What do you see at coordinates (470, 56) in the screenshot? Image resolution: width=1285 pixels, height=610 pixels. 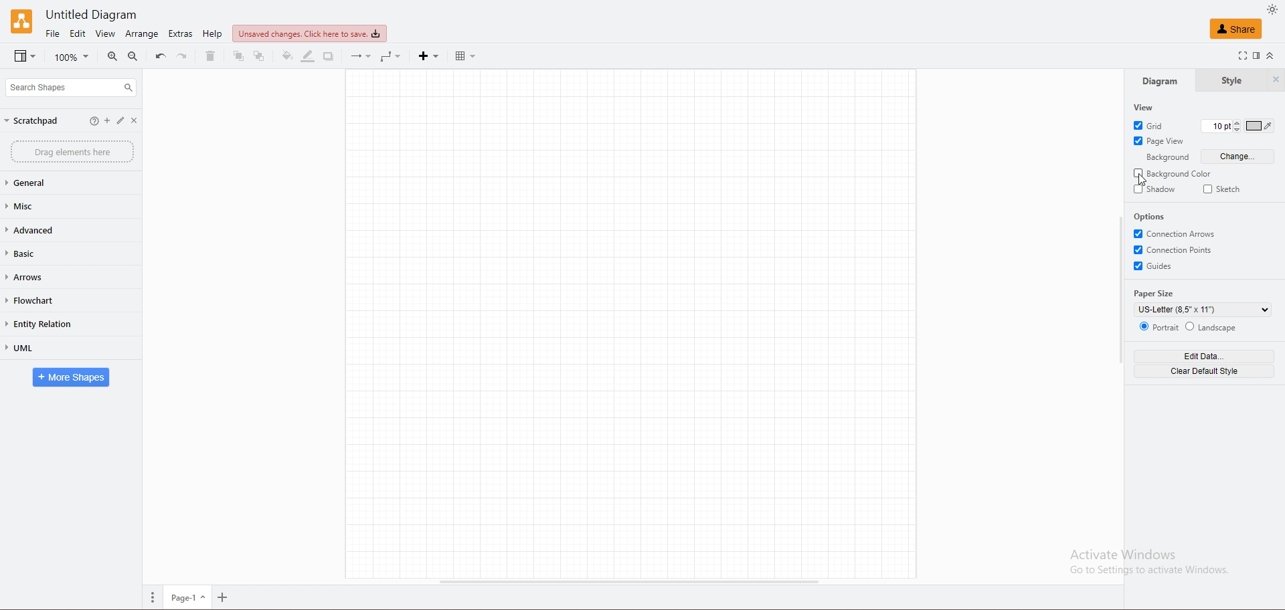 I see `table` at bounding box center [470, 56].